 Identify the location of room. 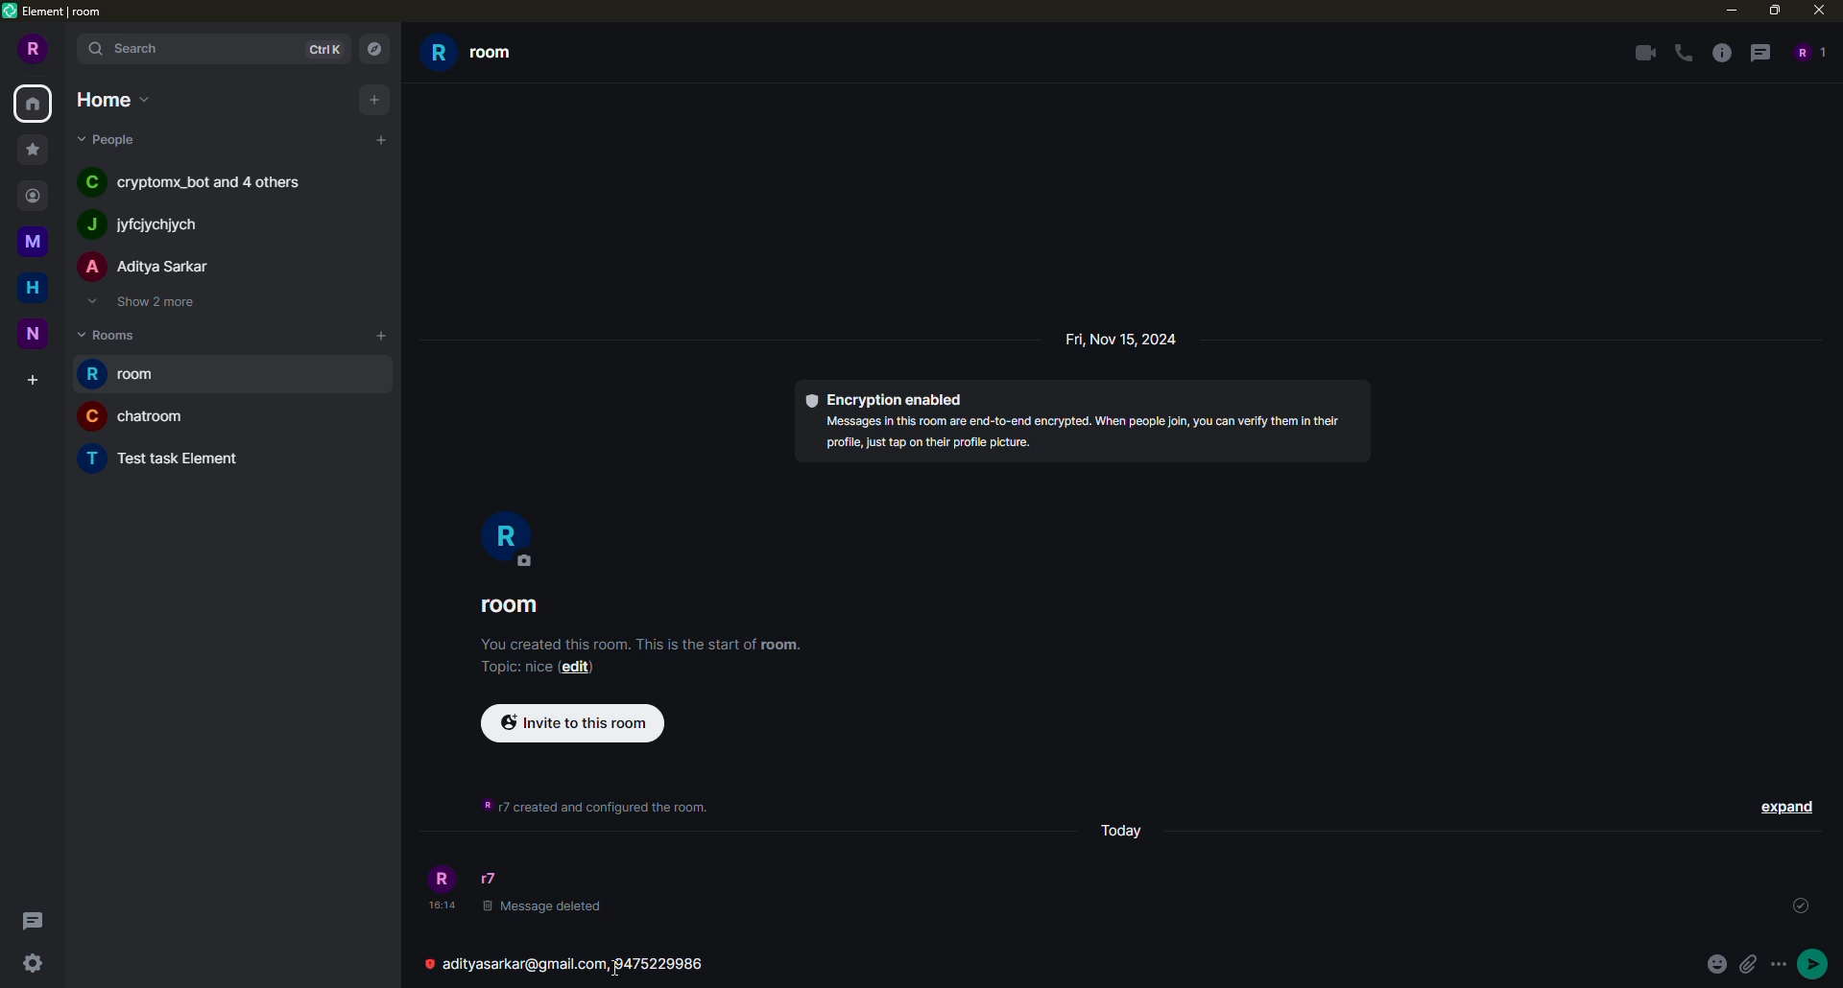
(167, 458).